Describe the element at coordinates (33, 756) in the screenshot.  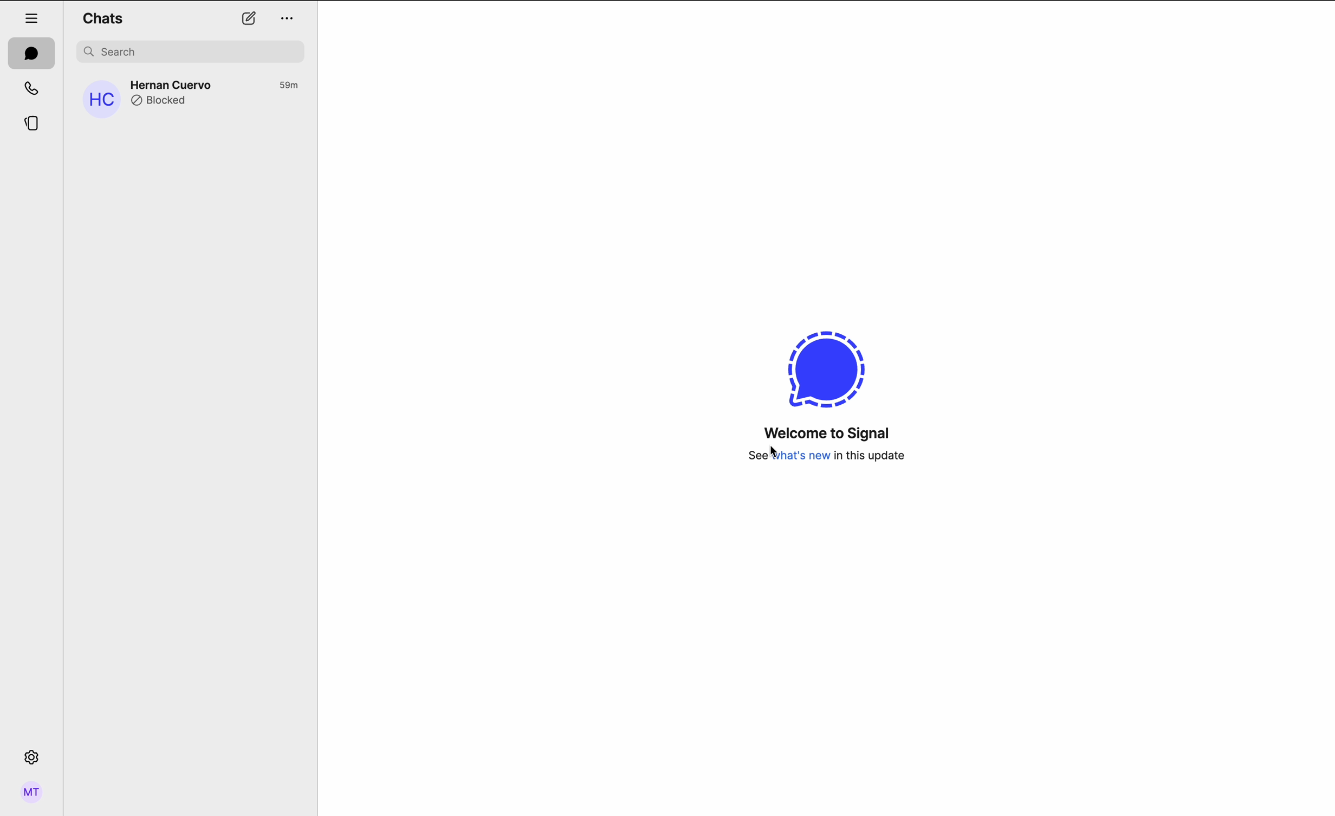
I see `settings` at that location.